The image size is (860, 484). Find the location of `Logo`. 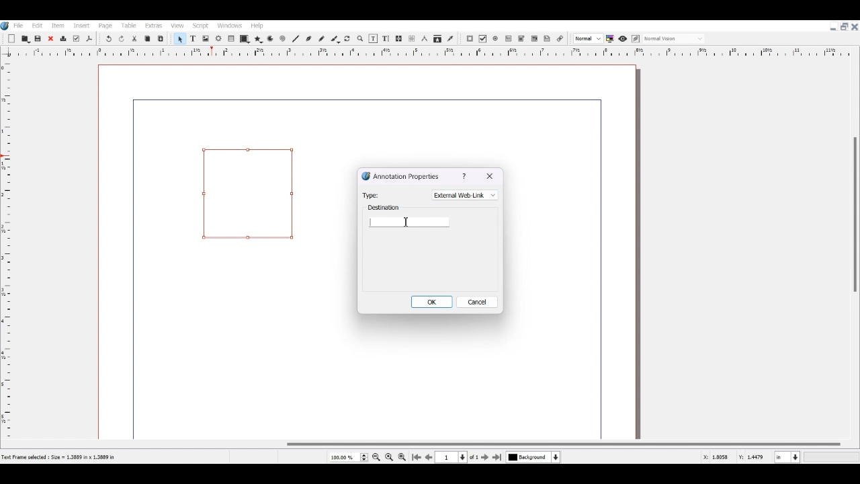

Logo is located at coordinates (5, 26).